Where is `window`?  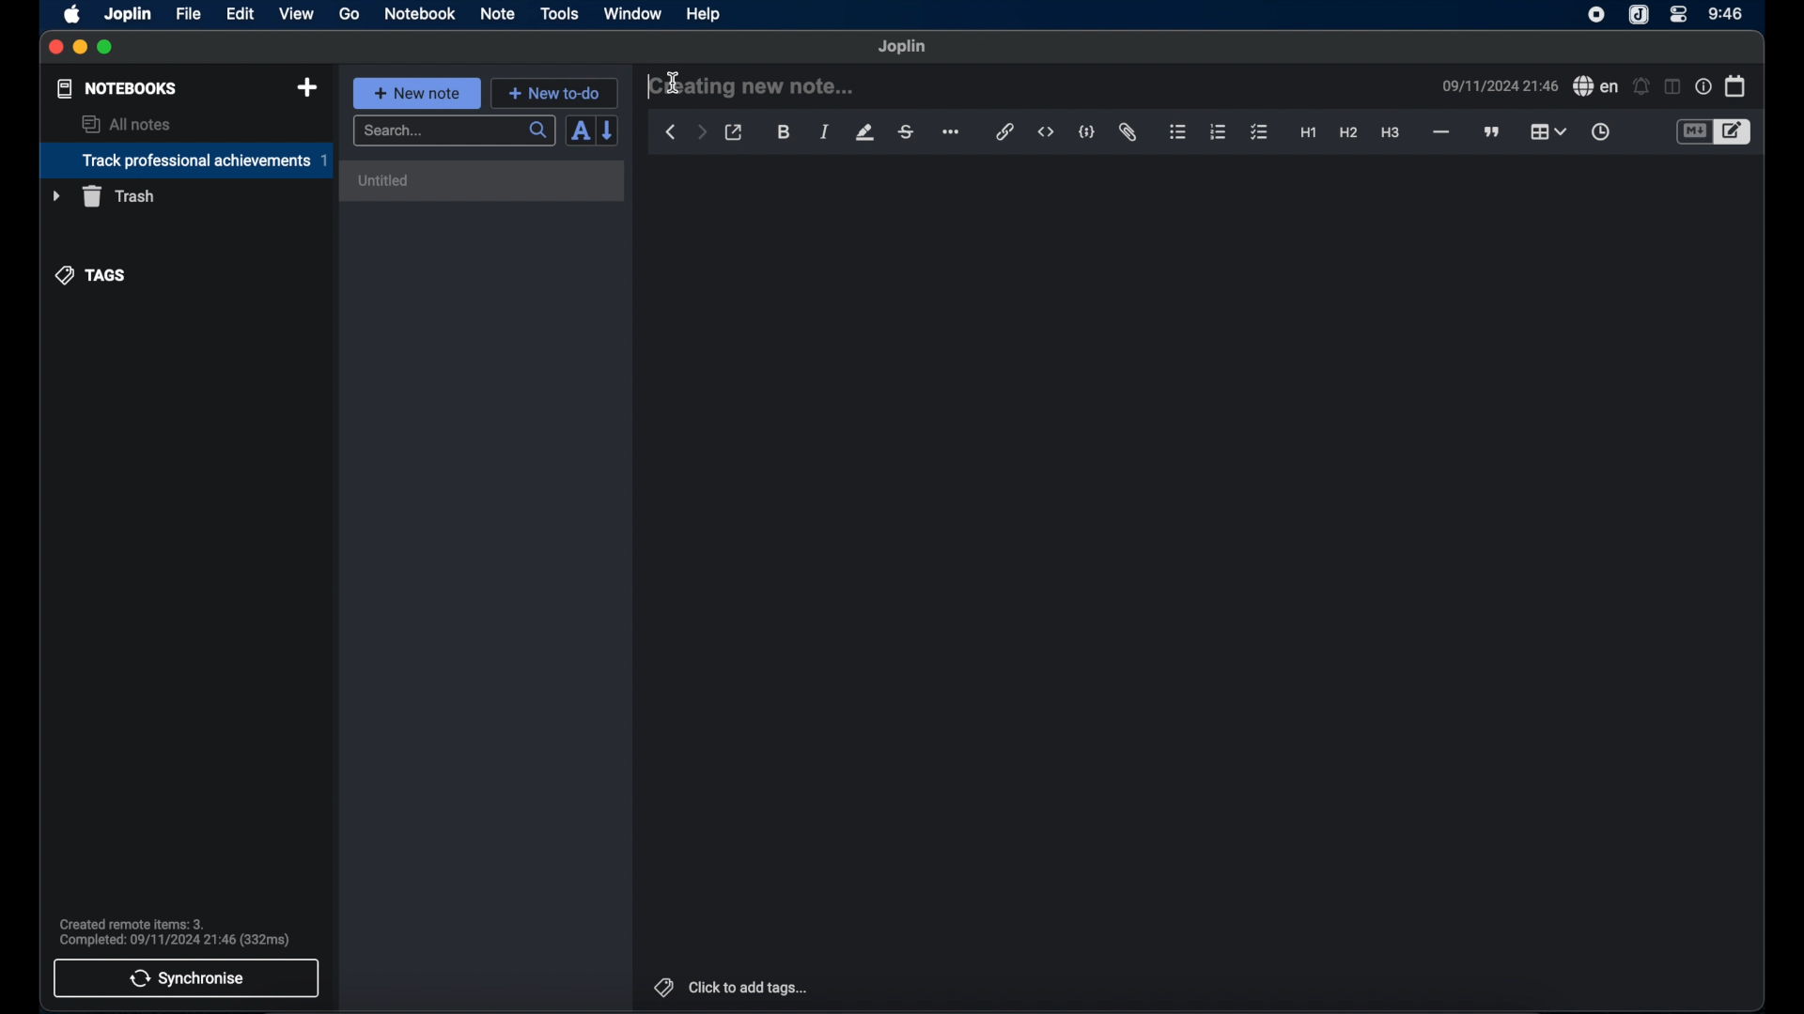
window is located at coordinates (631, 13).